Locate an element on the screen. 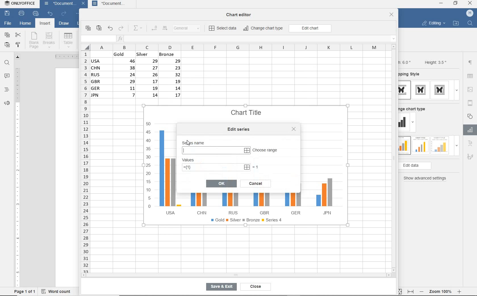 Image resolution: width=477 pixels, height=296 pixels. paste is located at coordinates (7, 45).